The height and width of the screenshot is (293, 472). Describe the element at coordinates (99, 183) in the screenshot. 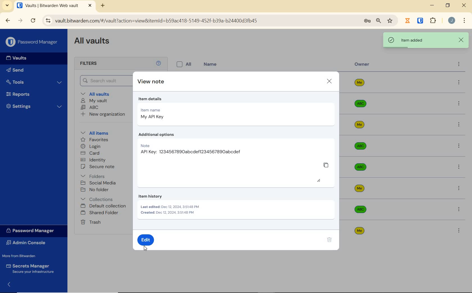

I see `SOCIAL MEDIA` at that location.